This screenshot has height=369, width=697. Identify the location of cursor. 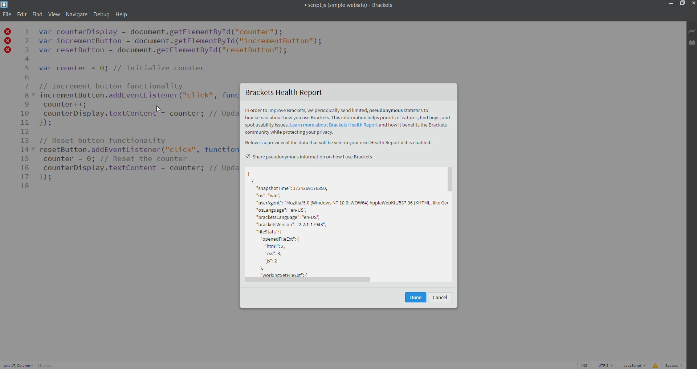
(159, 110).